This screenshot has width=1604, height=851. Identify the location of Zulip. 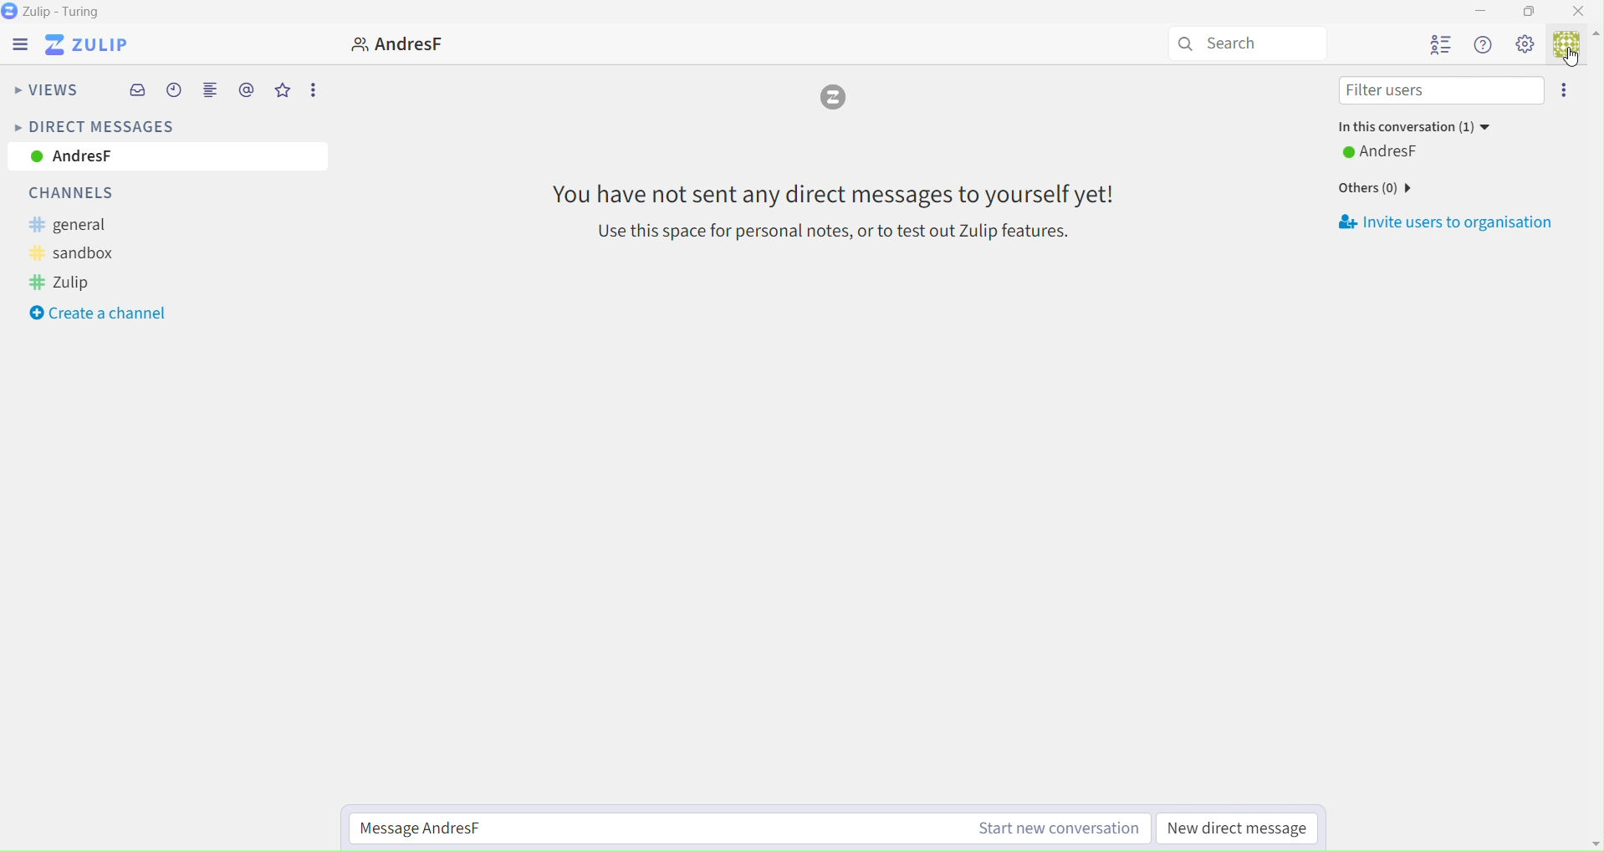
(92, 46).